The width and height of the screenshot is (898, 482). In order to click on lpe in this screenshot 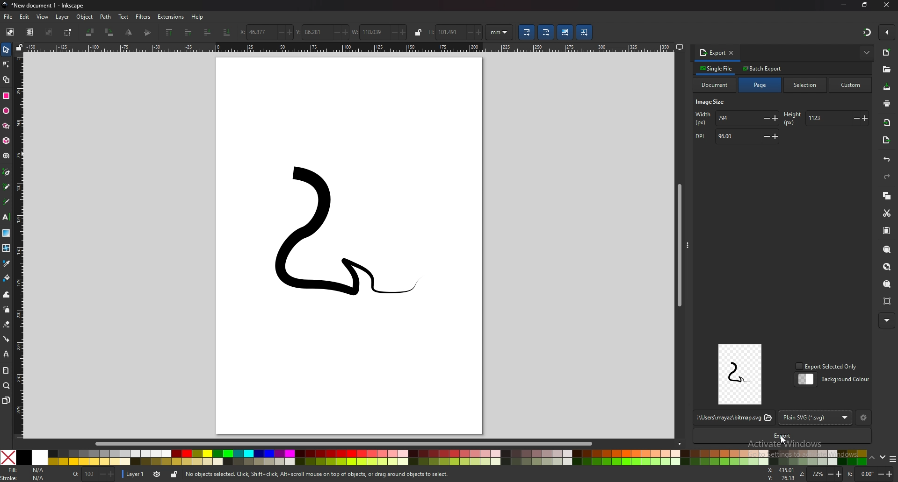, I will do `click(6, 354)`.